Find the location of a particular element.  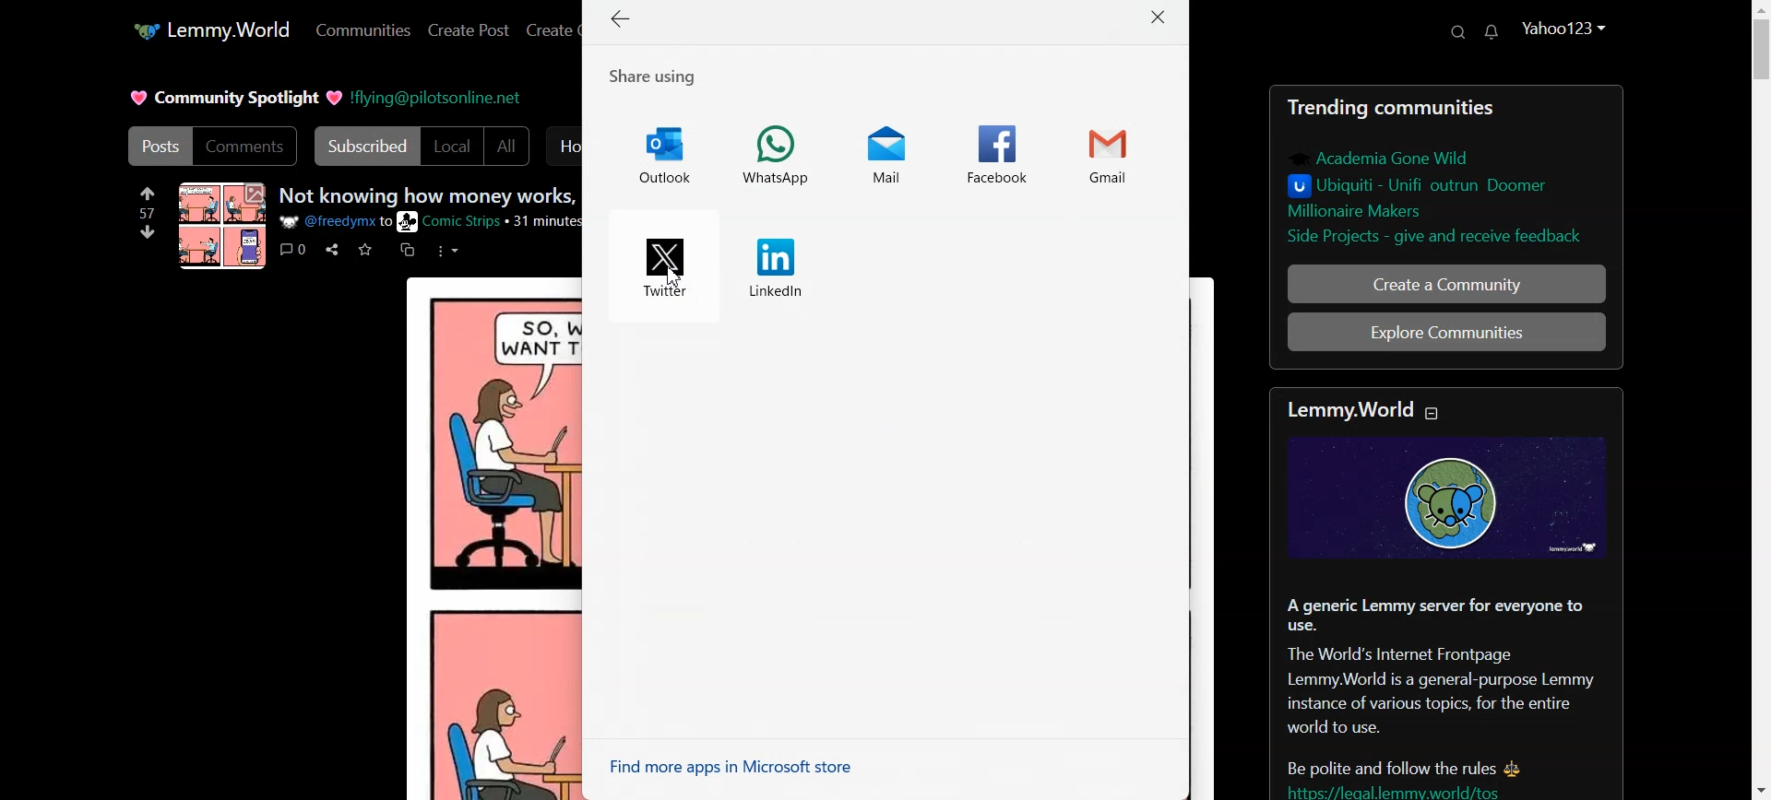

lemmy world is located at coordinates (1345, 406).